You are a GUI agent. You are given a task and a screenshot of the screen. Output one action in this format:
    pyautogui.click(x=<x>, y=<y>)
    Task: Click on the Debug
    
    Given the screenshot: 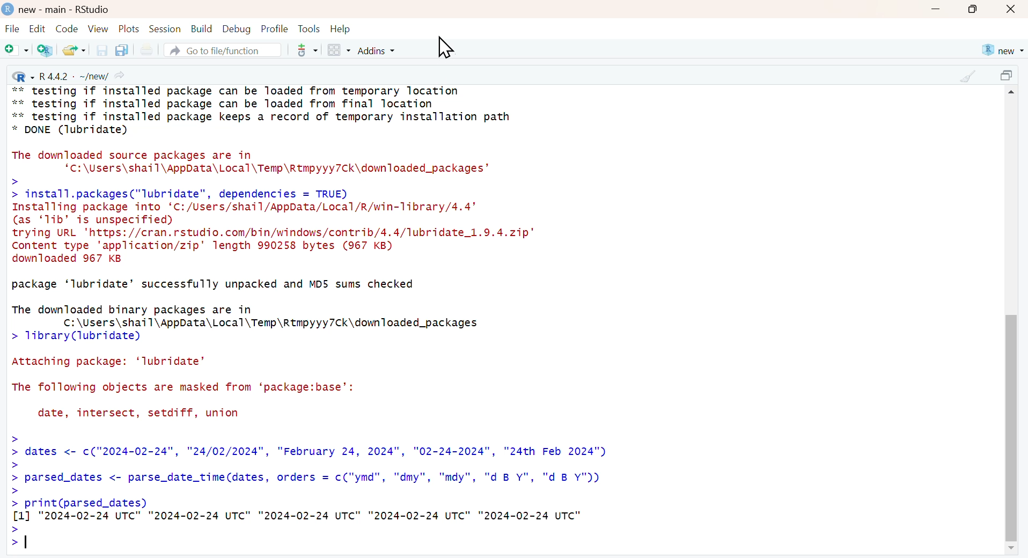 What is the action you would take?
    pyautogui.click(x=236, y=28)
    